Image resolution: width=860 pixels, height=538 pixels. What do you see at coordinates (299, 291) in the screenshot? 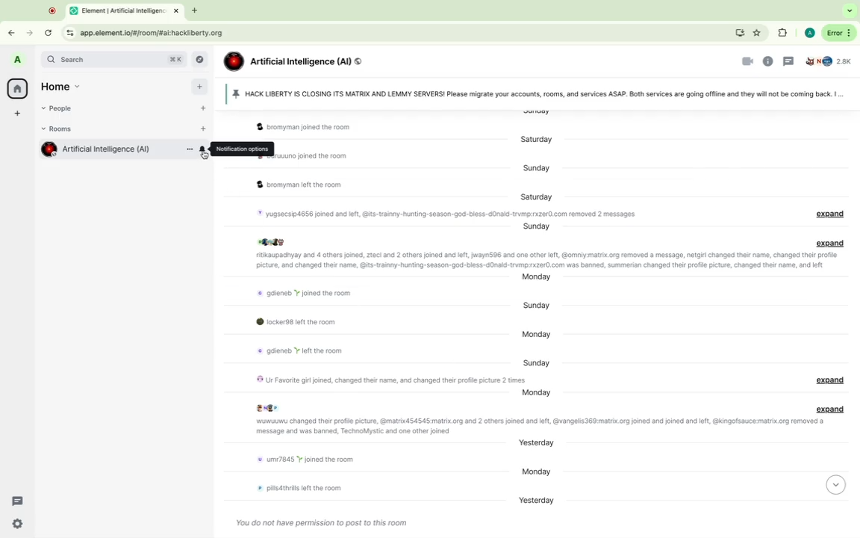
I see `Message` at bounding box center [299, 291].